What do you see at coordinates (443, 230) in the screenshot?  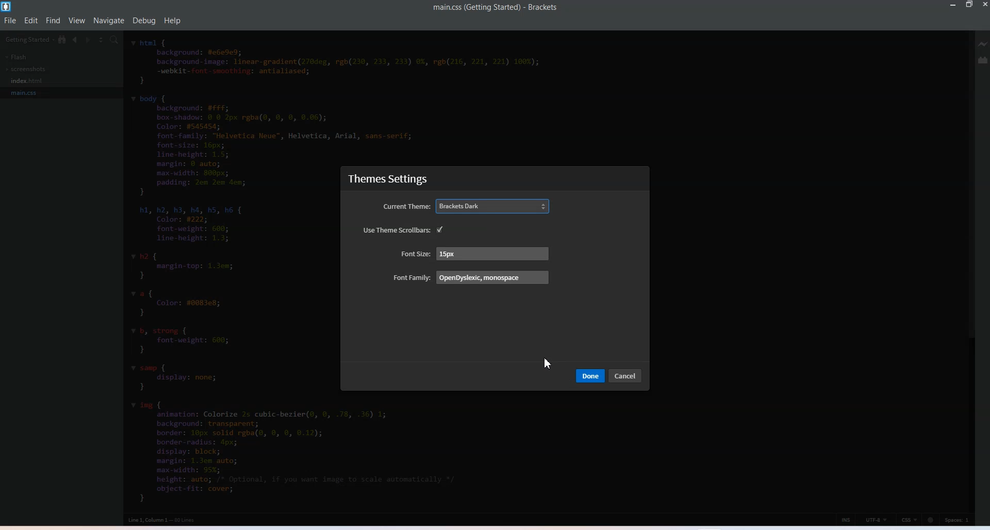 I see `Bracket light default` at bounding box center [443, 230].